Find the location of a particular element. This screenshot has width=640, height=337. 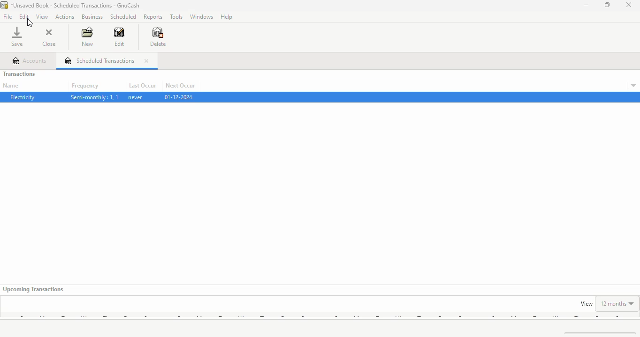

actions is located at coordinates (65, 17).